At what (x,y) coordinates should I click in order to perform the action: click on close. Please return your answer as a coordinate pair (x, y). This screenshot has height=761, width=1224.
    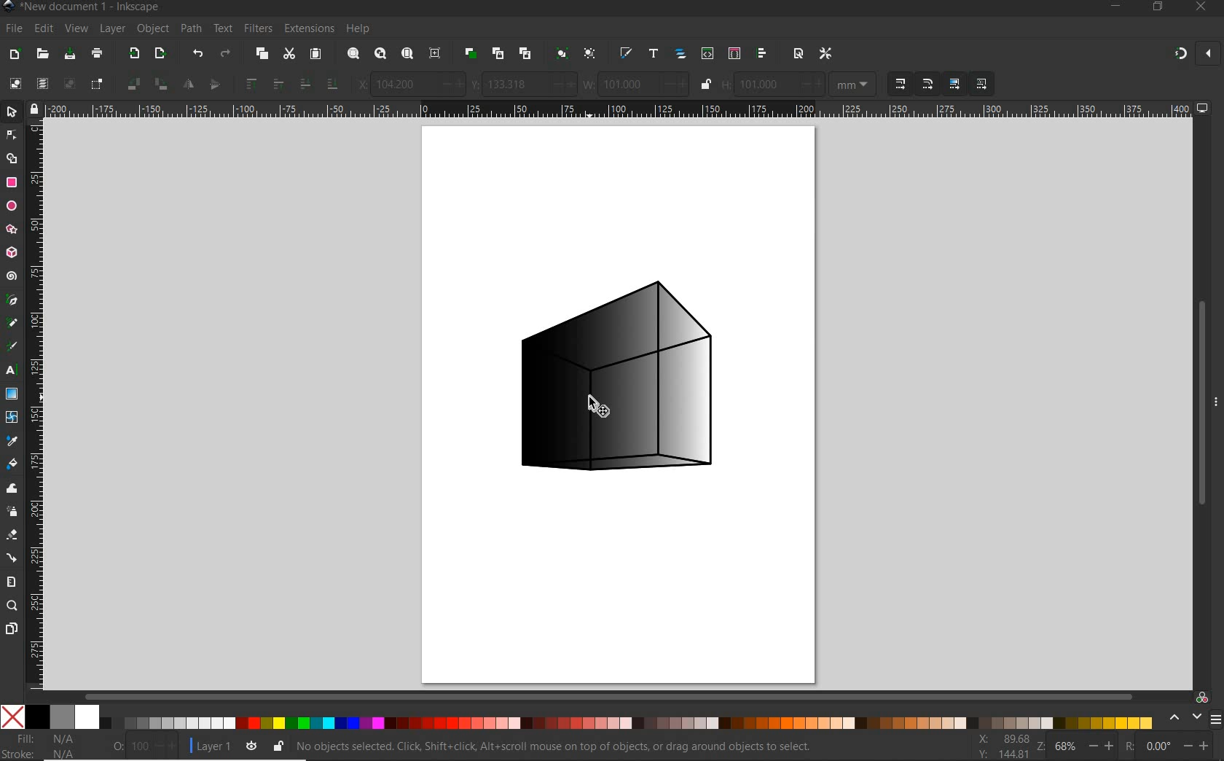
    Looking at the image, I should click on (1210, 55).